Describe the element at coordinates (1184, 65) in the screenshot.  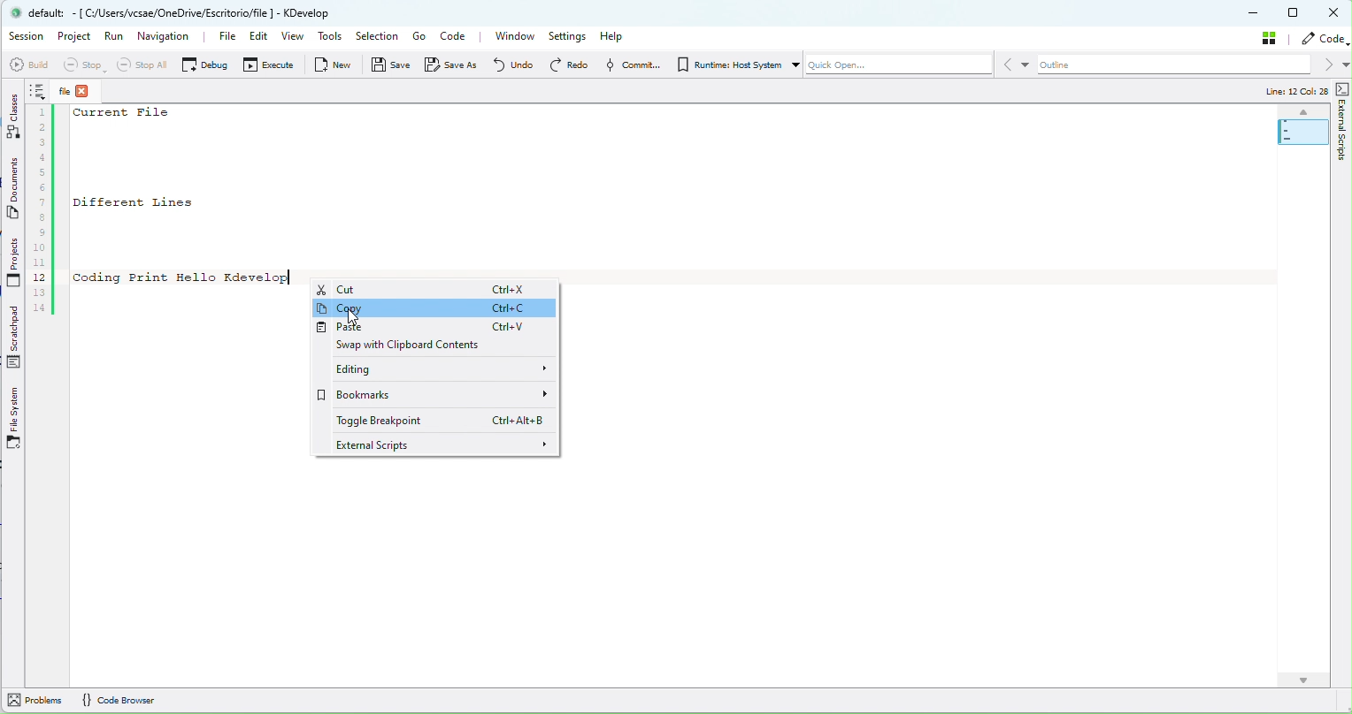
I see `outline` at that location.